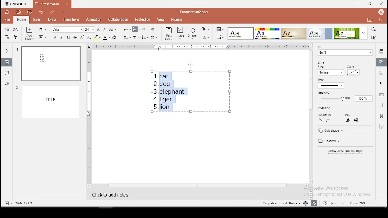 Image resolution: width=388 pixels, height=218 pixels. I want to click on support and feedback, so click(6, 84).